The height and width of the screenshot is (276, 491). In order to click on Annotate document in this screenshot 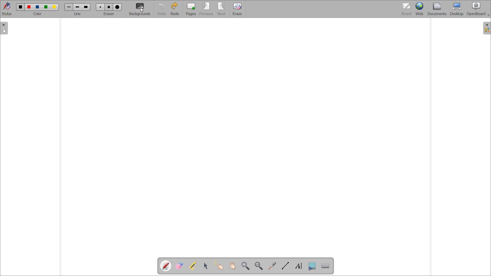, I will do `click(166, 266)`.